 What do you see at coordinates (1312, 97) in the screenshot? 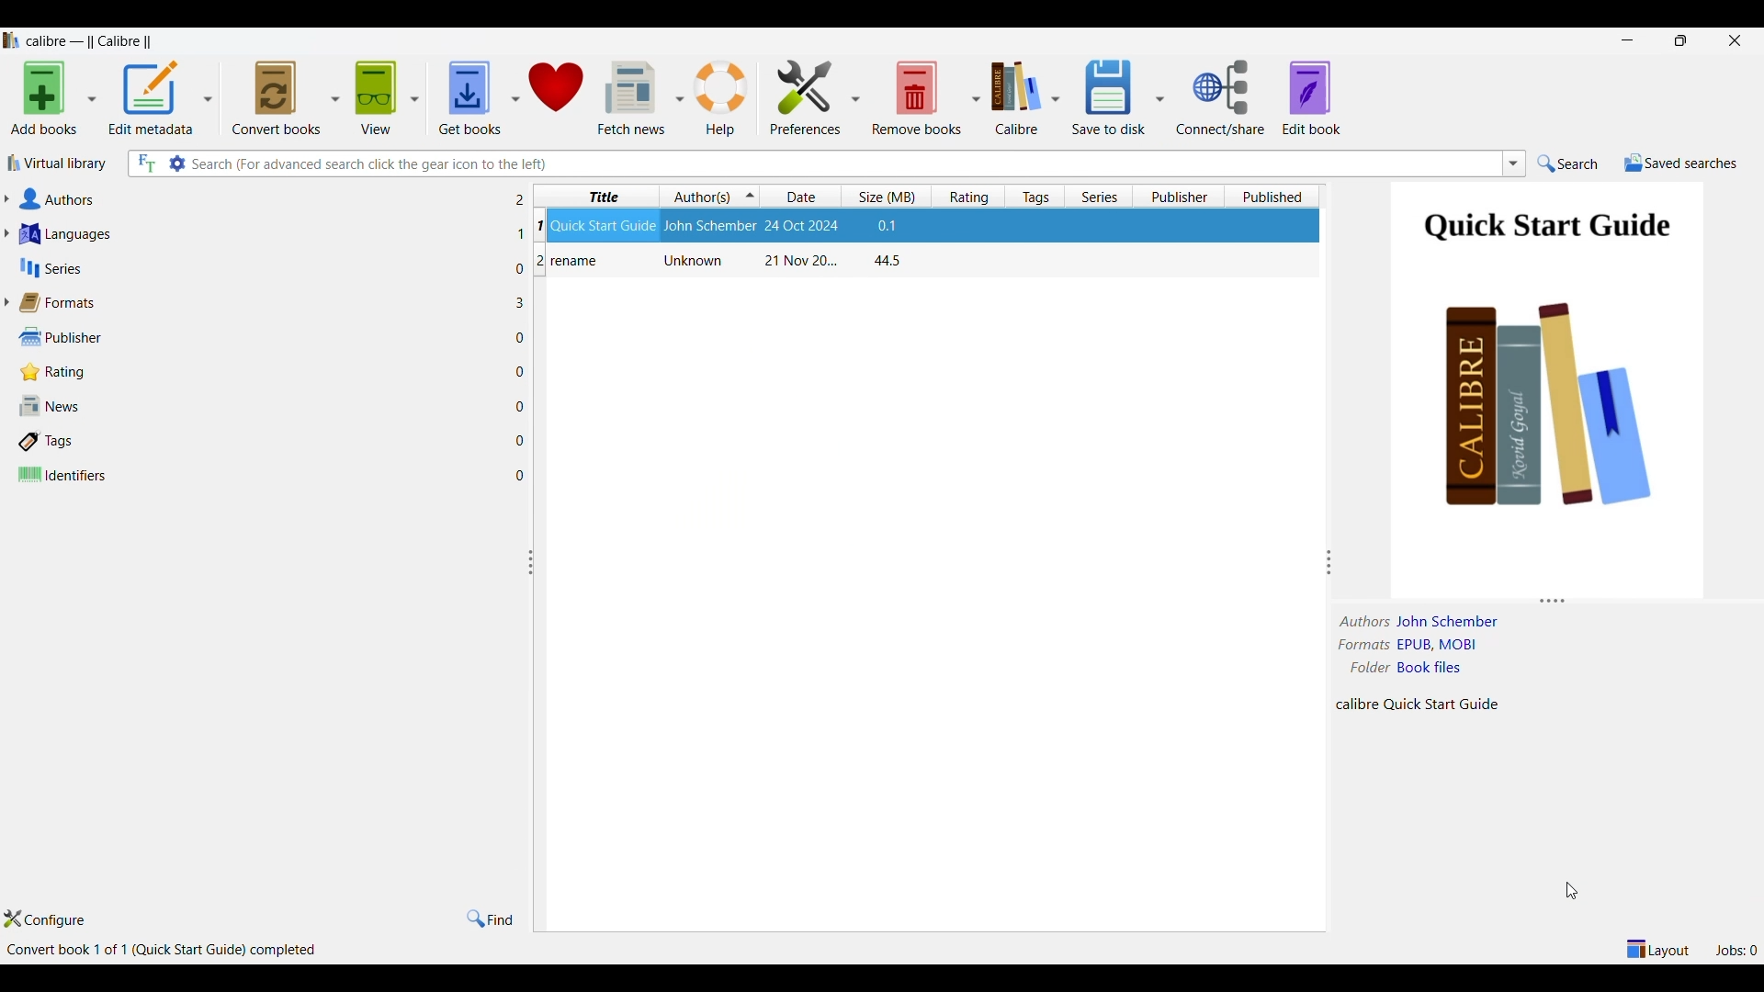
I see `Edit book` at bounding box center [1312, 97].